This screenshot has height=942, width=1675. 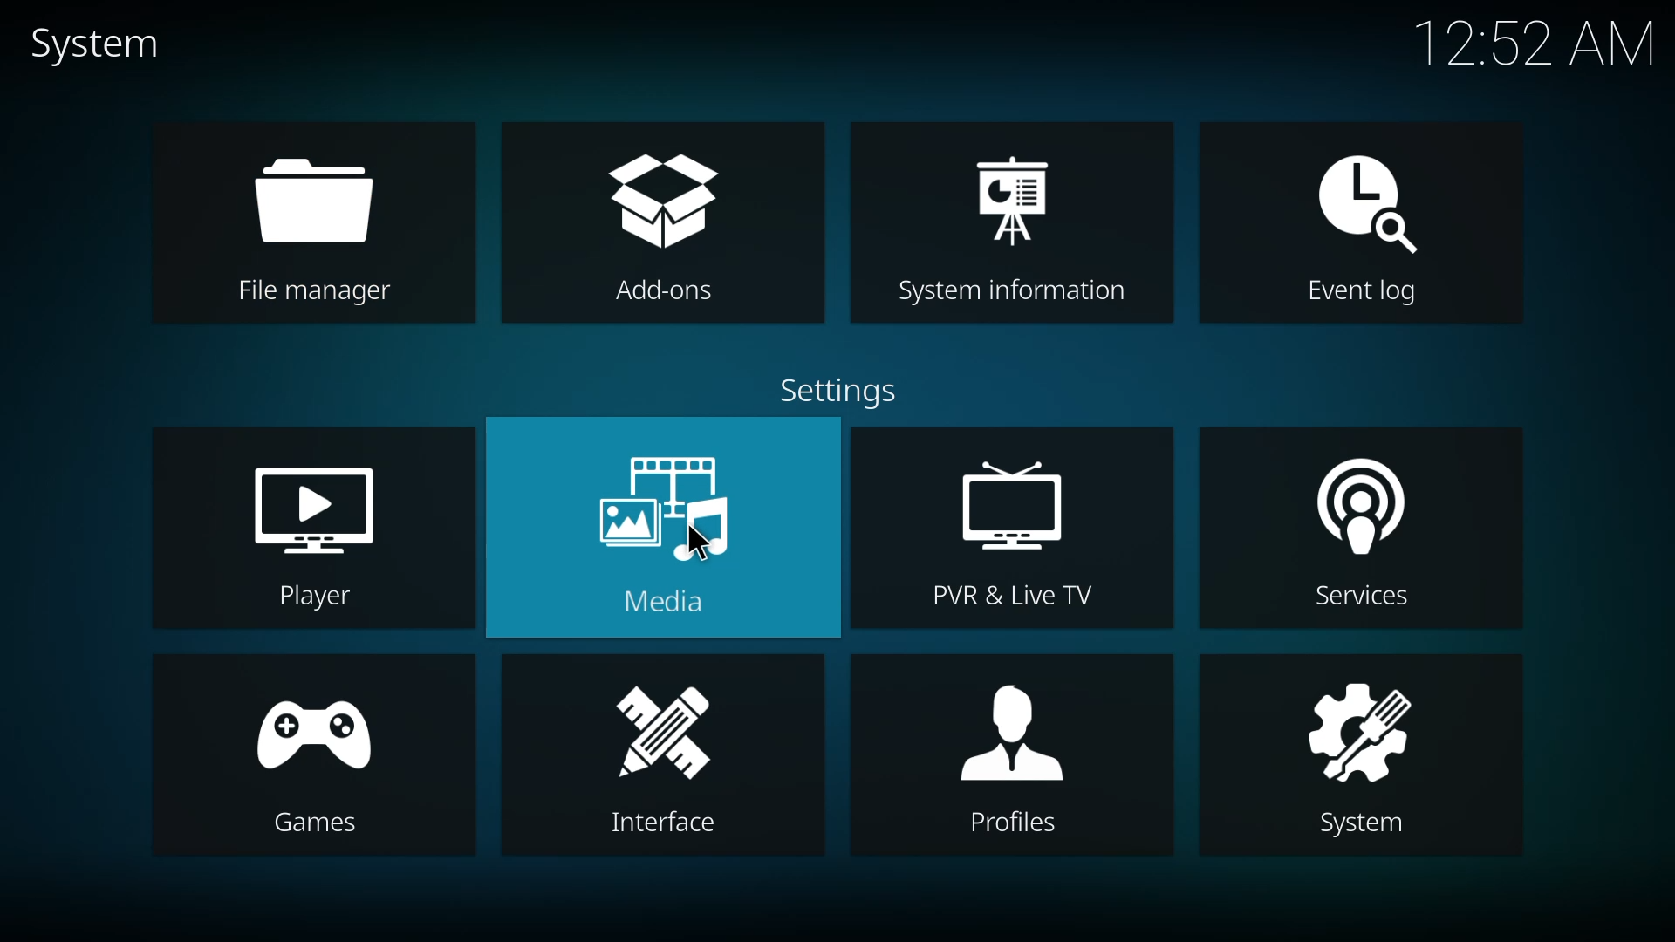 What do you see at coordinates (1015, 727) in the screenshot?
I see `profiles` at bounding box center [1015, 727].